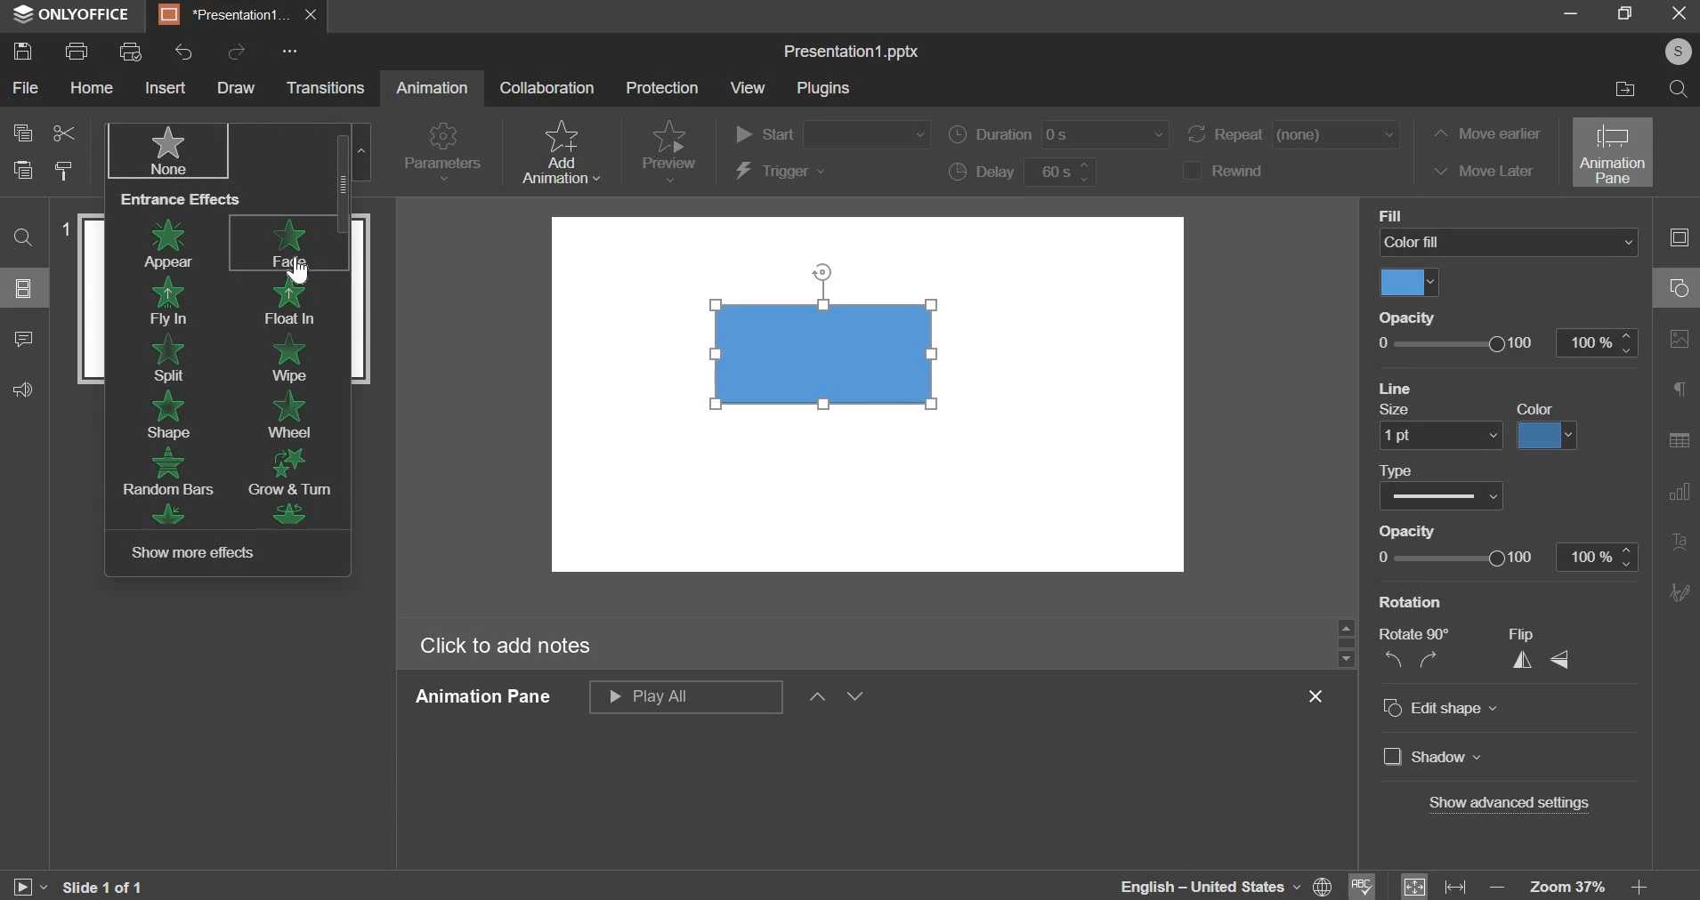 The width and height of the screenshot is (1700, 900). Describe the element at coordinates (1408, 469) in the screenshot. I see `Type` at that location.